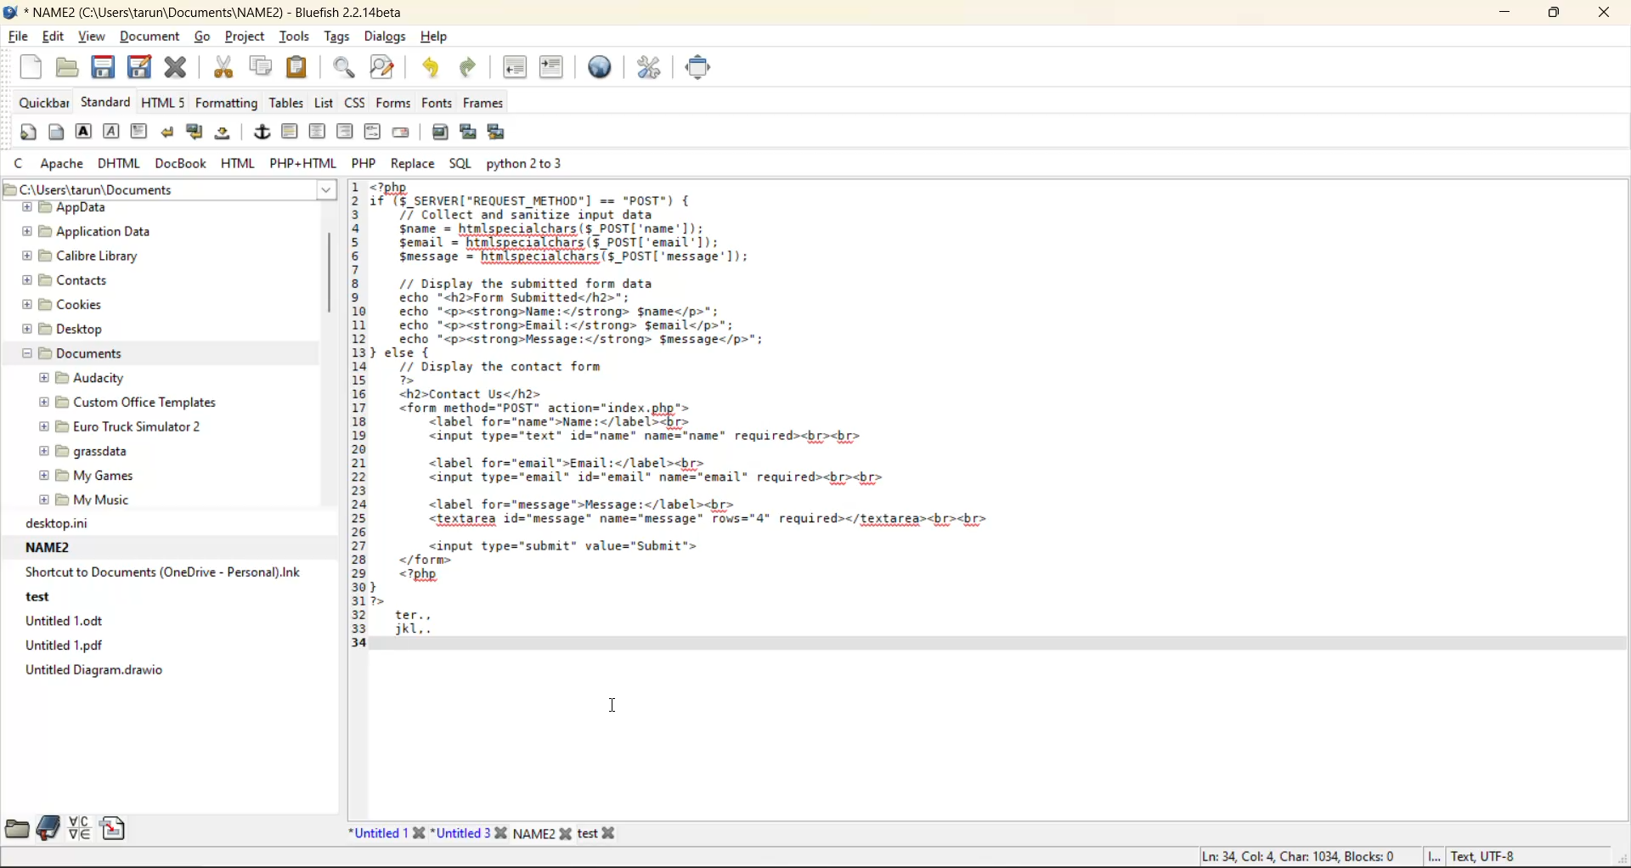 The image size is (1631, 868). What do you see at coordinates (47, 103) in the screenshot?
I see `quickbar` at bounding box center [47, 103].